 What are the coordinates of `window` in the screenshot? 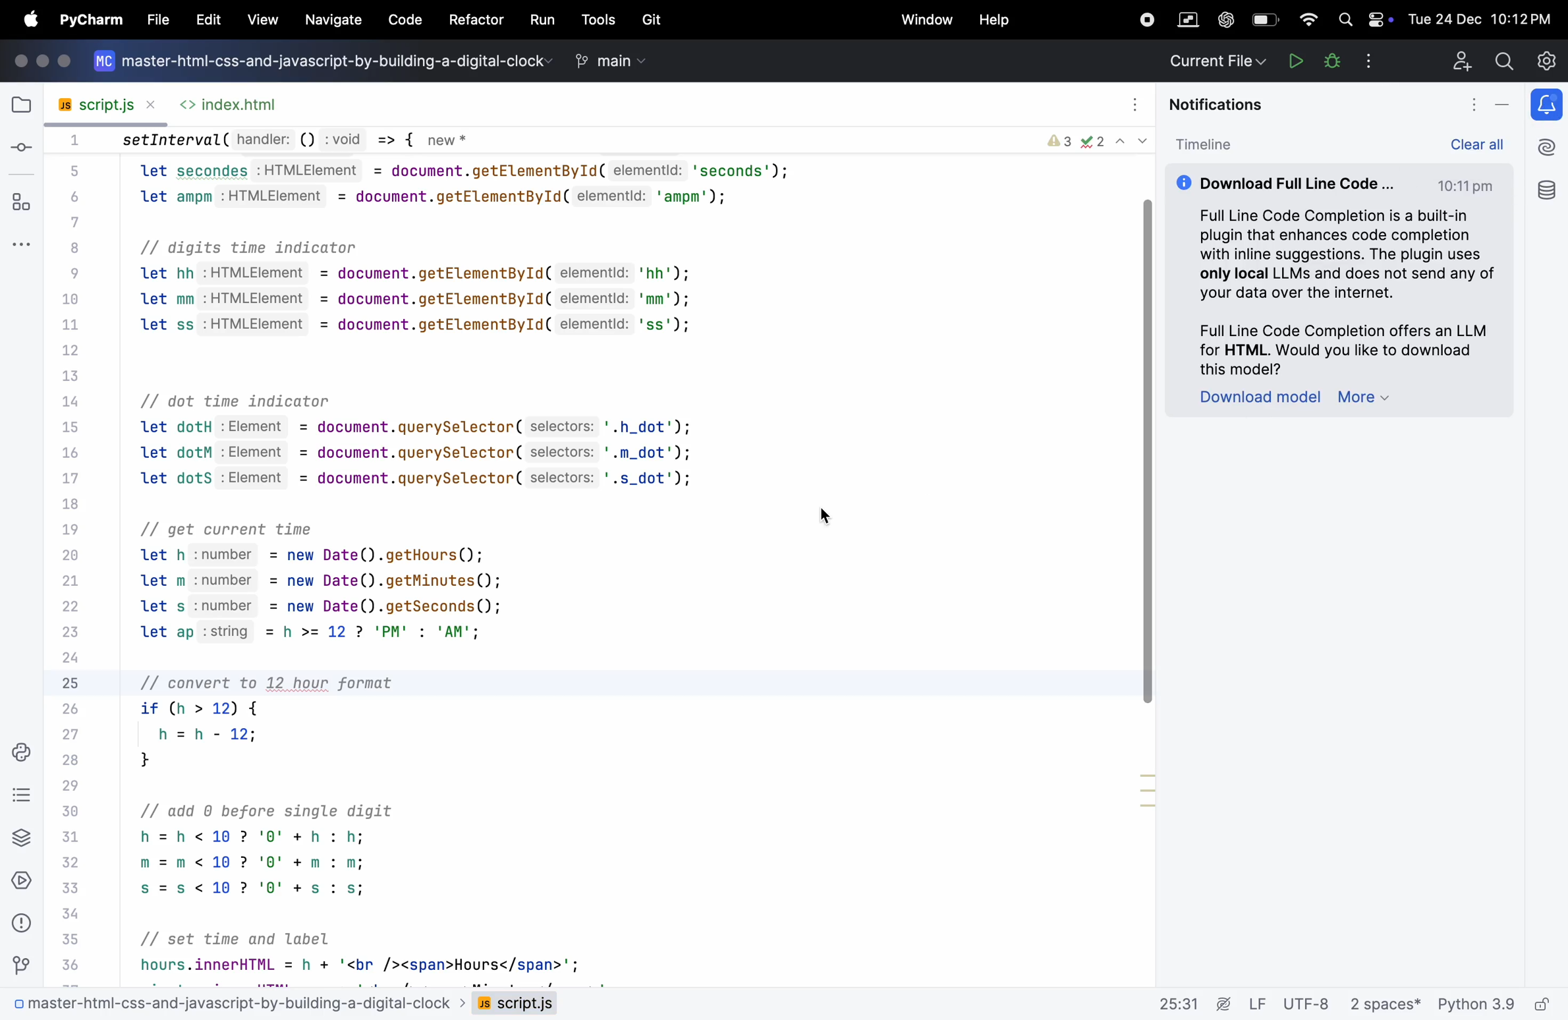 It's located at (928, 18).